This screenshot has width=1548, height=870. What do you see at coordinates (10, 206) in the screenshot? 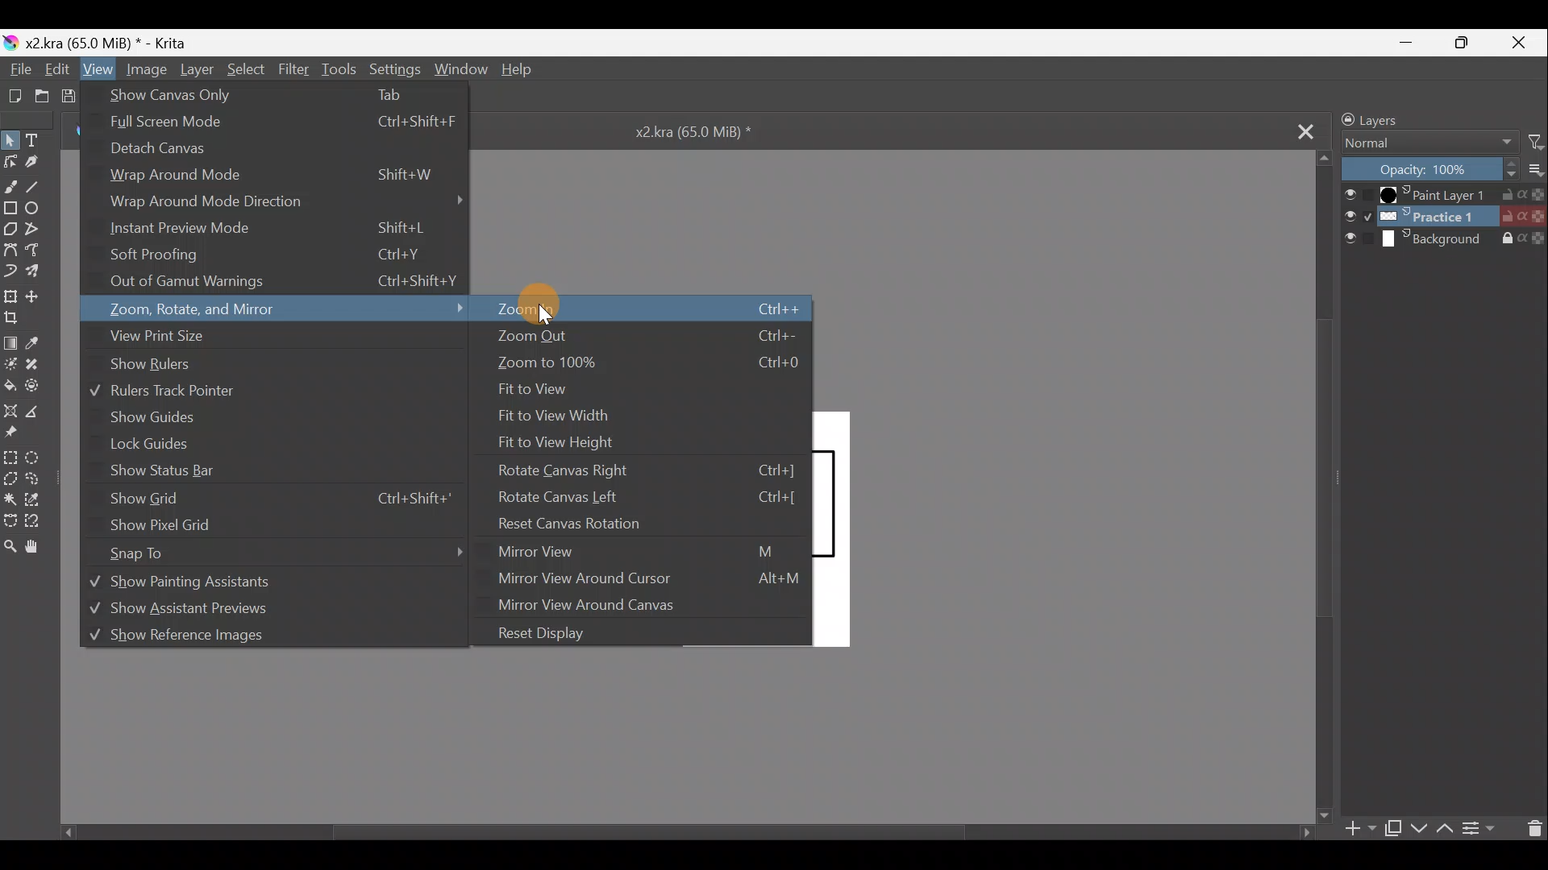
I see `Rectangle tool` at bounding box center [10, 206].